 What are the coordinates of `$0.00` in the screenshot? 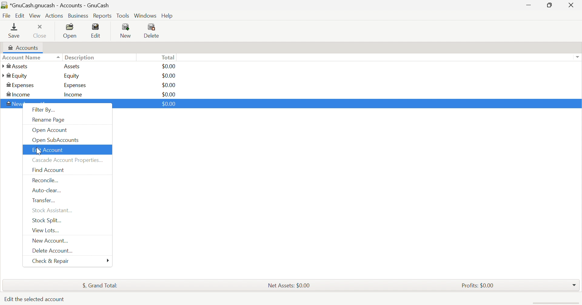 It's located at (168, 104).